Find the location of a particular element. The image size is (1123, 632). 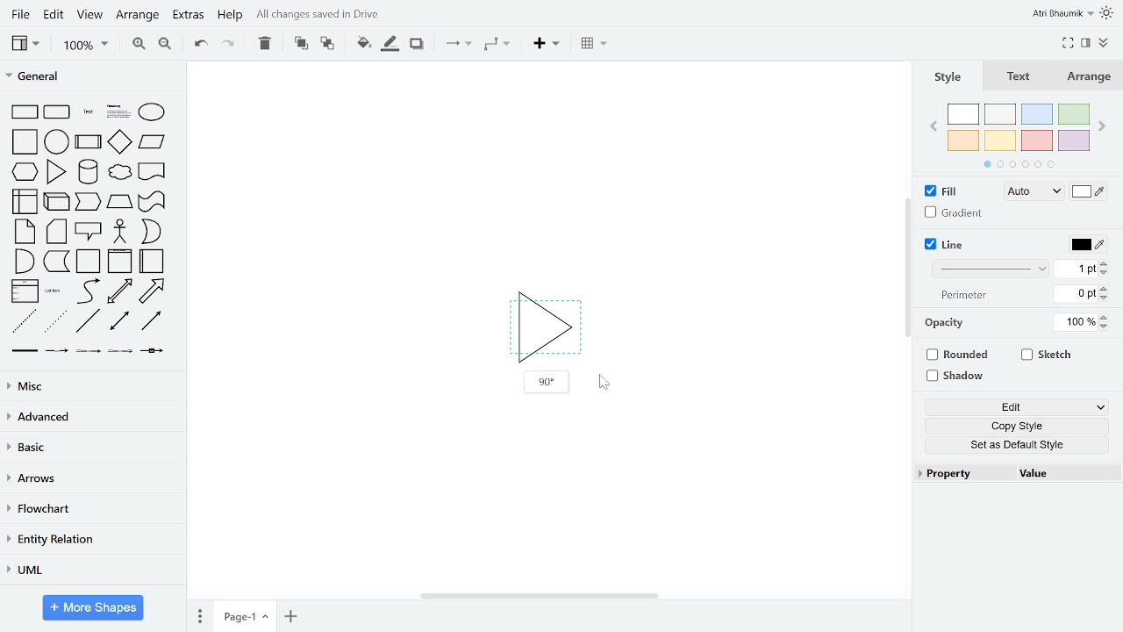

opacity is located at coordinates (947, 323).